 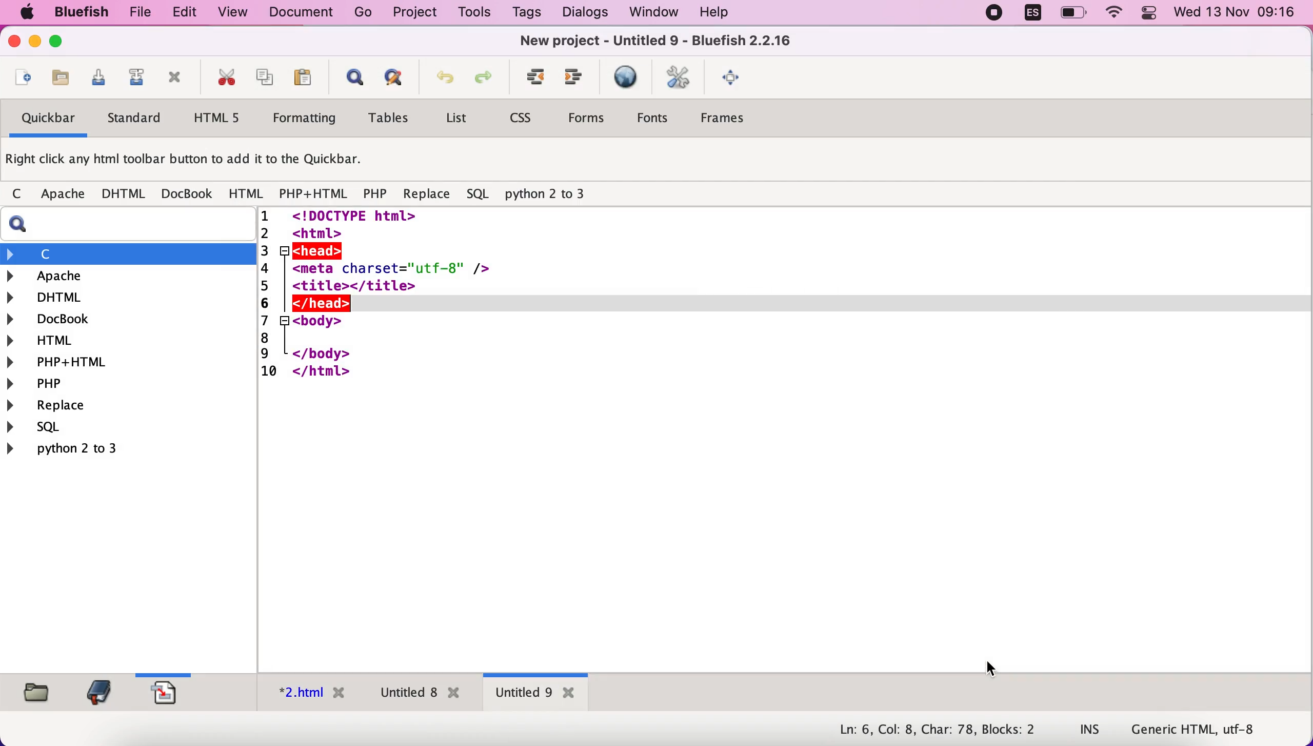 I want to click on indent, so click(x=573, y=81).